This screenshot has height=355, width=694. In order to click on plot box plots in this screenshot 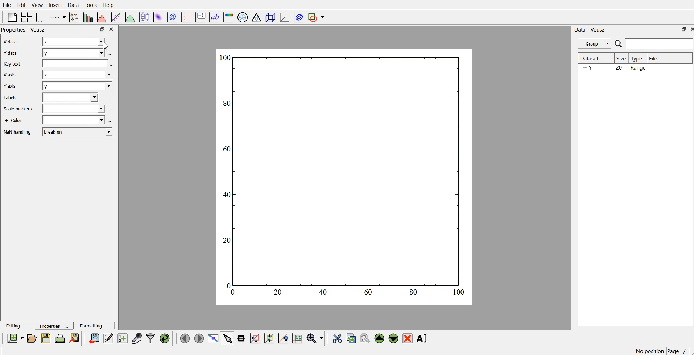, I will do `click(144, 17)`.